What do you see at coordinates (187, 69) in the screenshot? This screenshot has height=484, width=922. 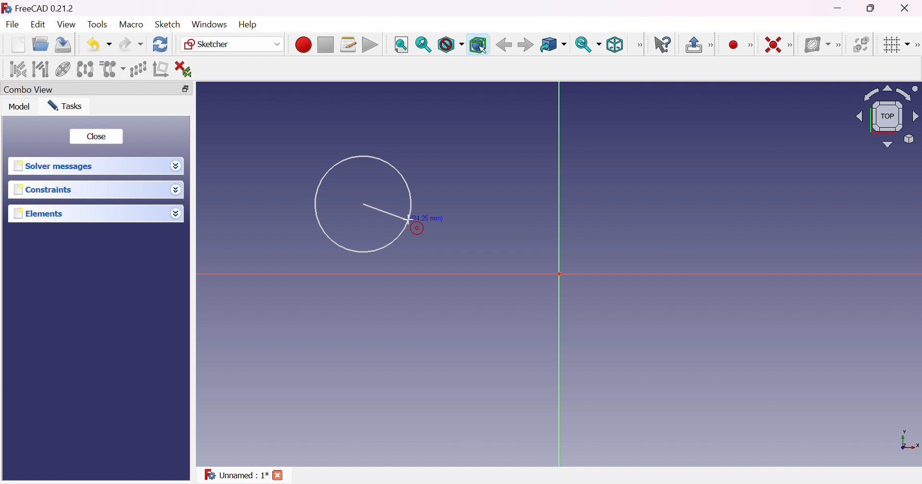 I see `Delete all constraints` at bounding box center [187, 69].